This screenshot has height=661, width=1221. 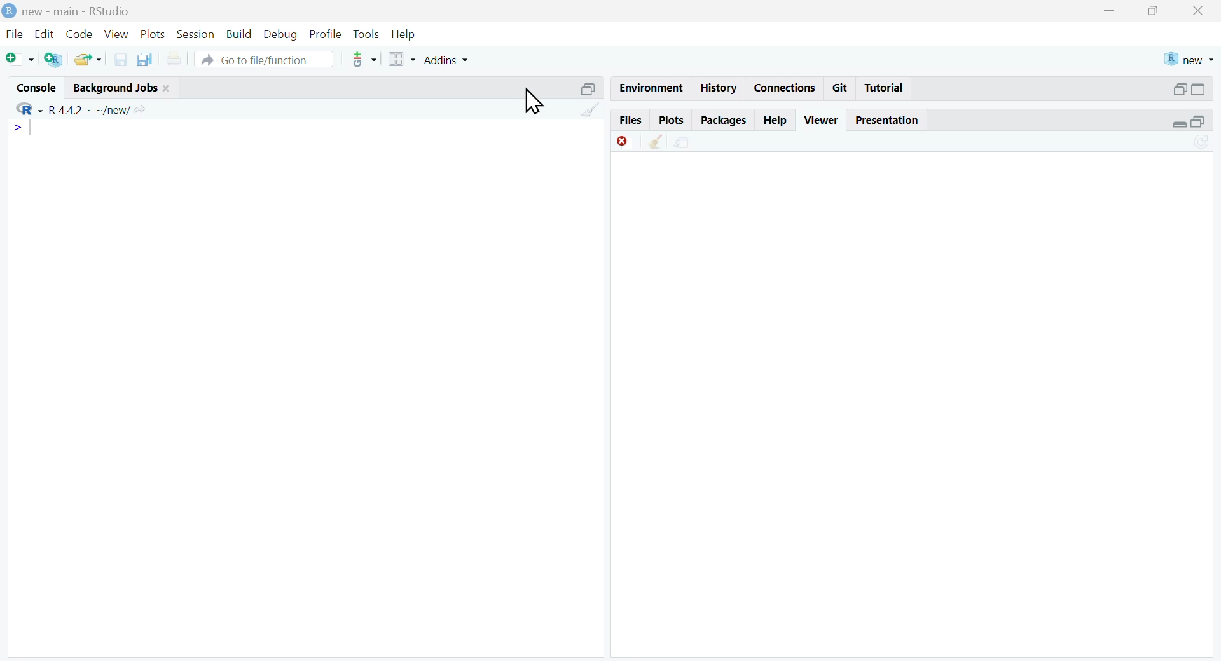 I want to click on Collapse/expand , so click(x=1179, y=124).